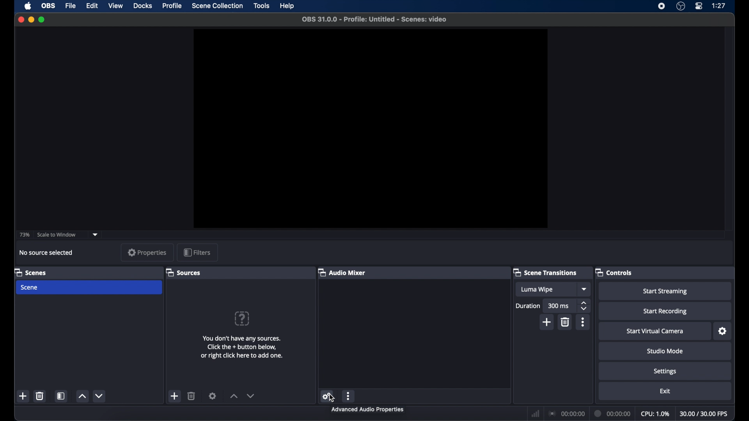 This screenshot has height=421, width=749. Describe the element at coordinates (184, 272) in the screenshot. I see `sources` at that location.